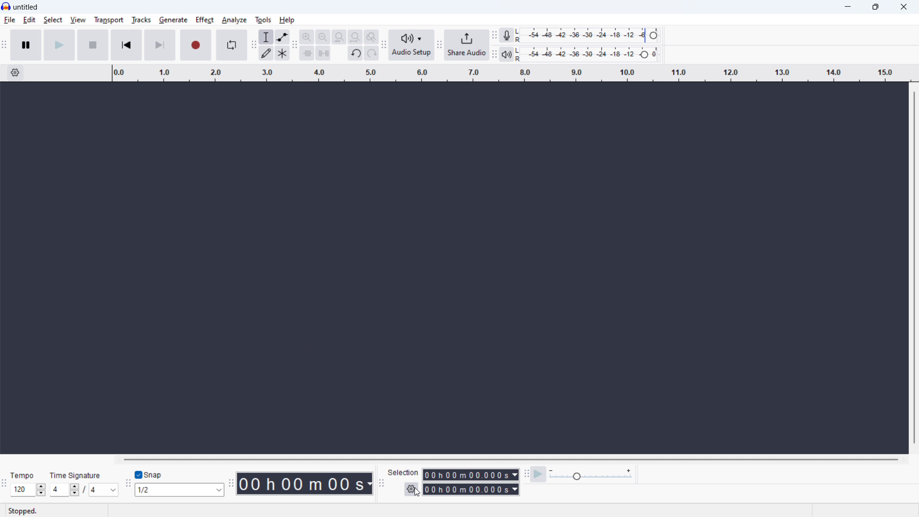 The height and width of the screenshot is (517, 919). What do you see at coordinates (307, 53) in the screenshot?
I see `trim audio outside selection` at bounding box center [307, 53].